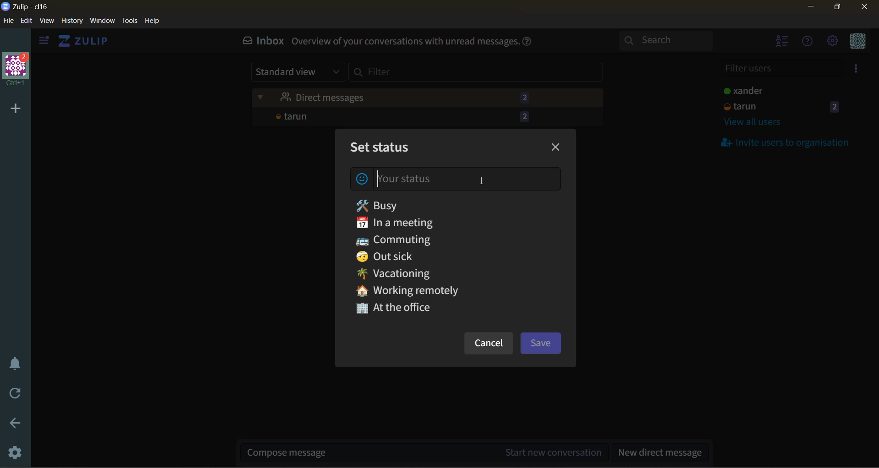 The height and width of the screenshot is (468, 879). Describe the element at coordinates (27, 7) in the screenshot. I see `app name and organisation name` at that location.